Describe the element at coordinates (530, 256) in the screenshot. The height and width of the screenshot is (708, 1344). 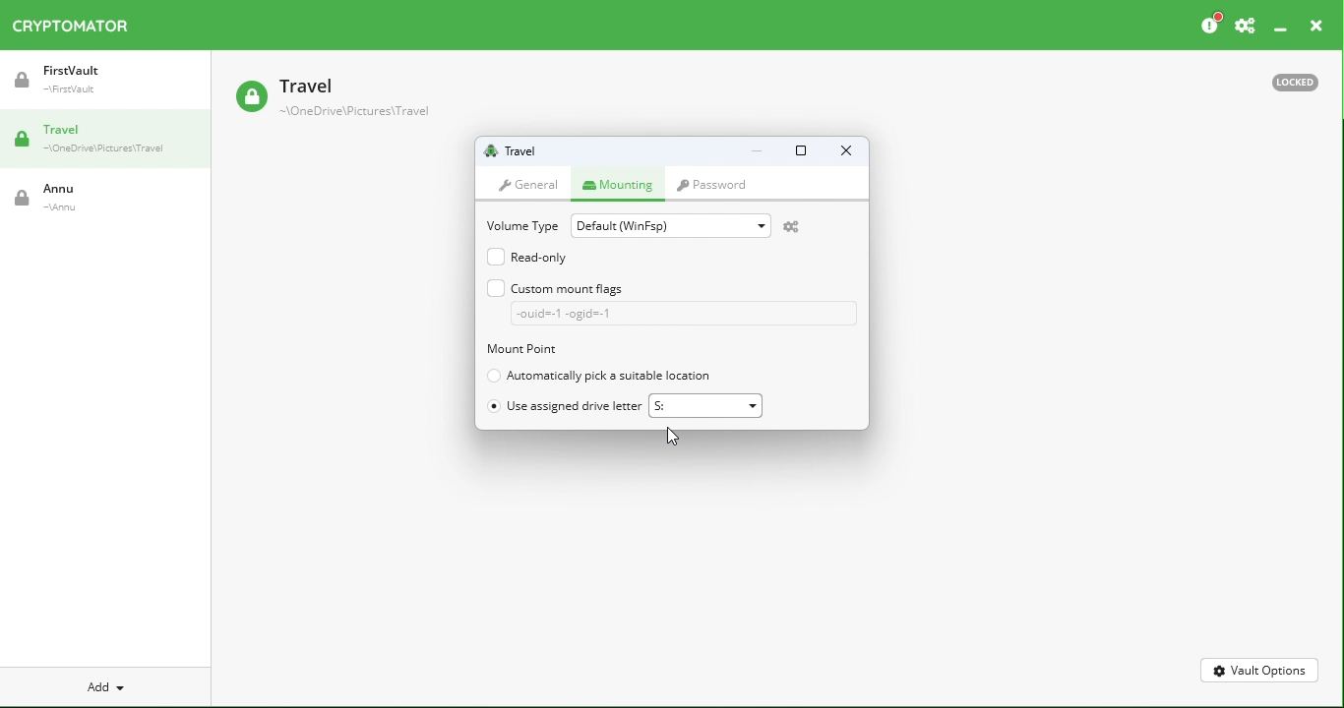
I see `Read only` at that location.